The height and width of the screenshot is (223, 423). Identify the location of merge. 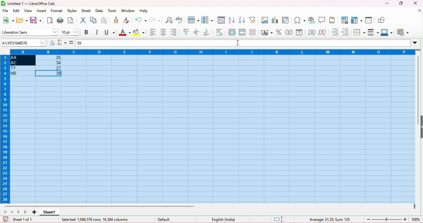
(242, 32).